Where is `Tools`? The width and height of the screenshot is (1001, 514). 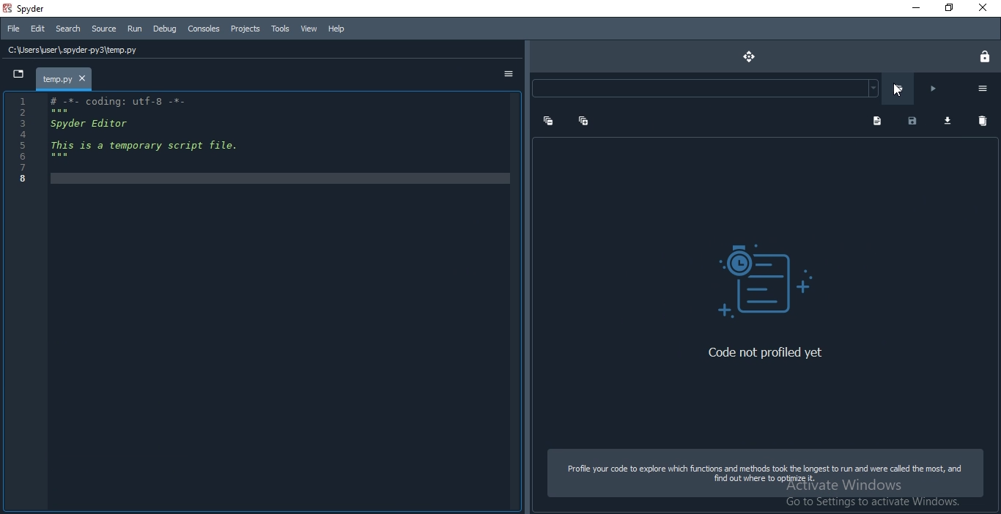
Tools is located at coordinates (279, 29).